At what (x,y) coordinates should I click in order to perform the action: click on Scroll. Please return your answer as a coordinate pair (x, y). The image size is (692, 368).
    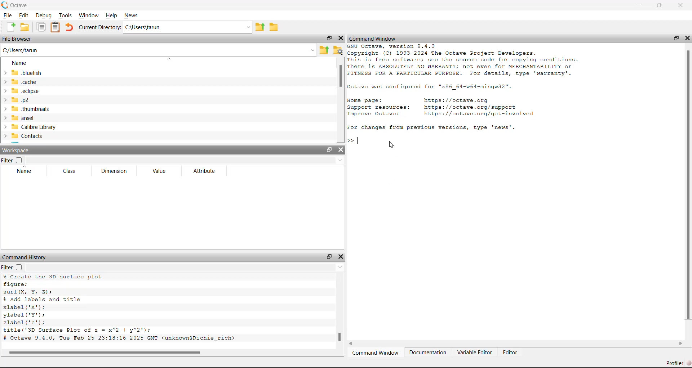
    Looking at the image, I should click on (340, 100).